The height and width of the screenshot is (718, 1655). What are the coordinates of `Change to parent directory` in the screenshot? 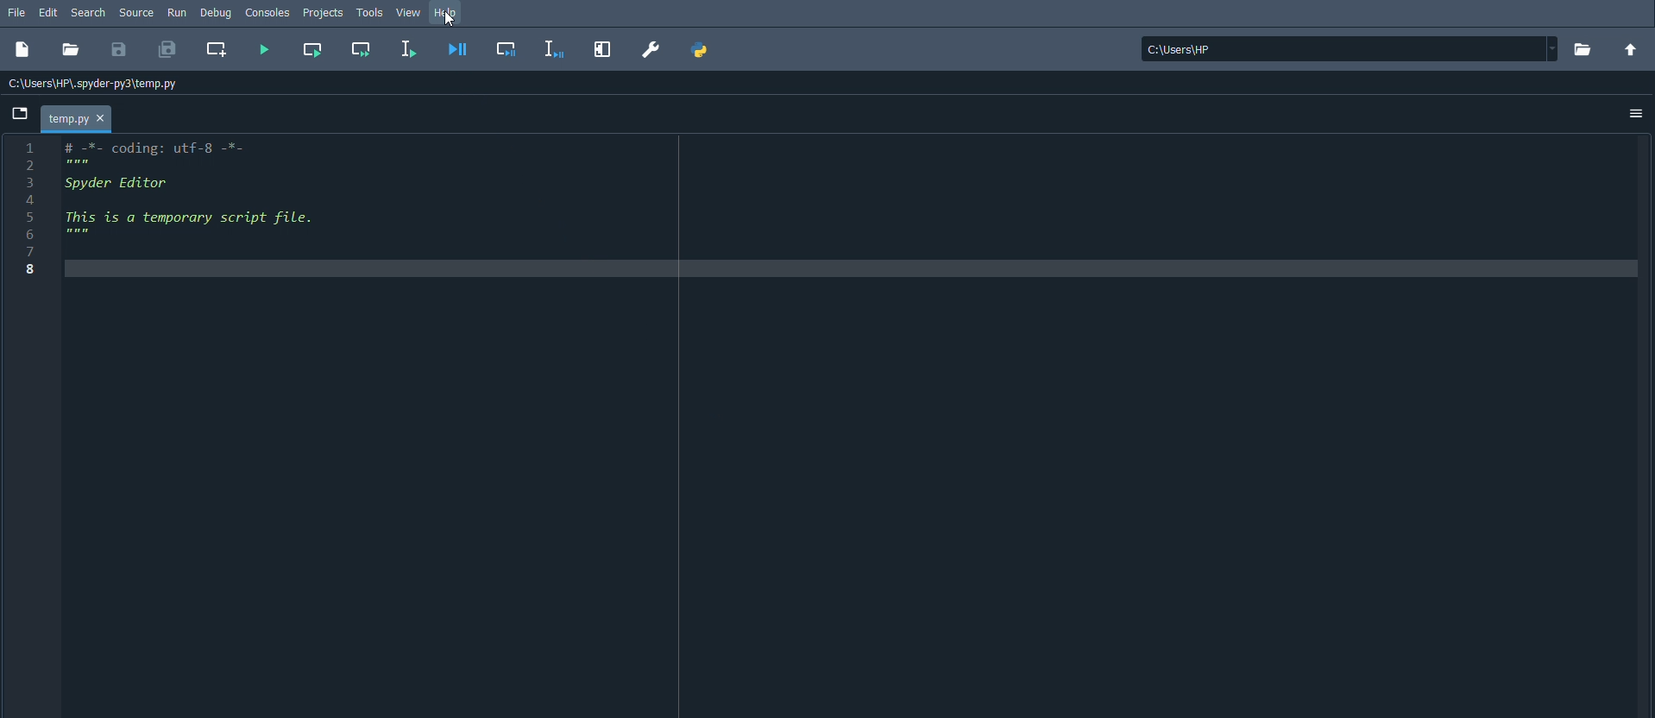 It's located at (1630, 49).